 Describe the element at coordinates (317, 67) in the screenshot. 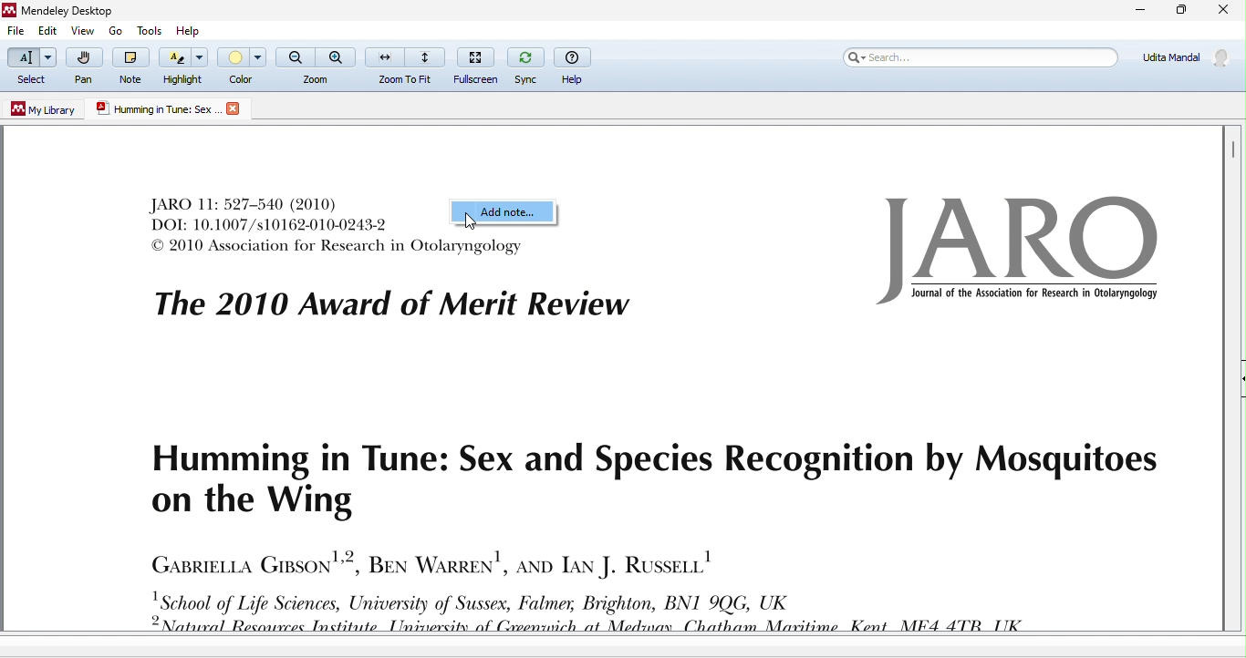

I see `zoom` at that location.